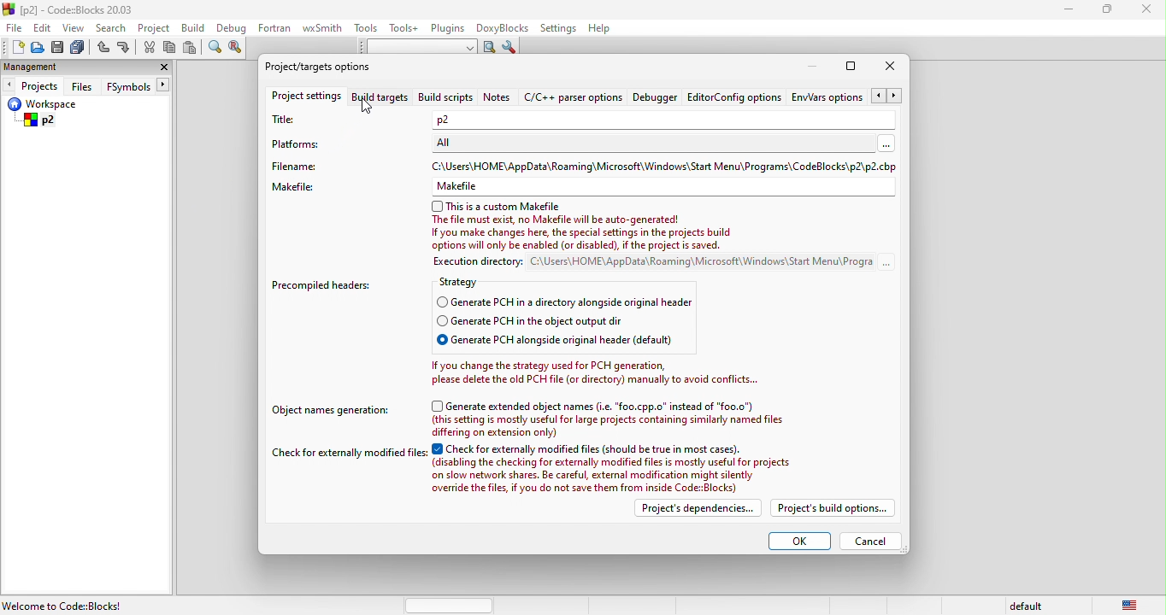 The width and height of the screenshot is (1166, 615). I want to click on generate pch in the object output dir, so click(573, 322).